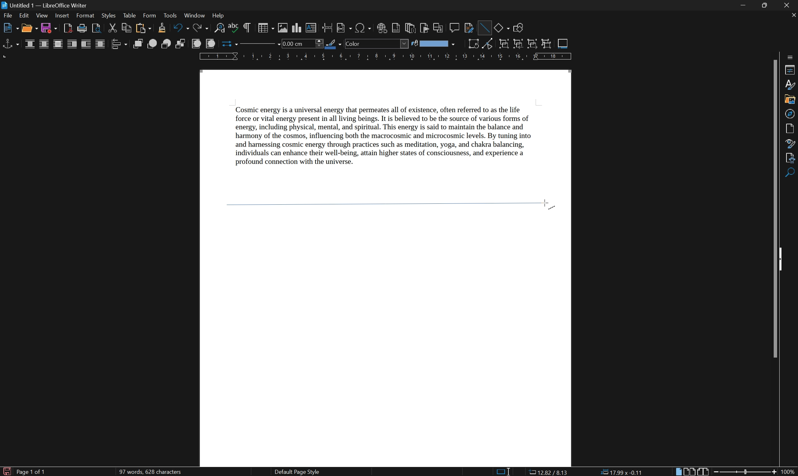 This screenshot has height=476, width=798. What do you see at coordinates (283, 28) in the screenshot?
I see `insert image` at bounding box center [283, 28].